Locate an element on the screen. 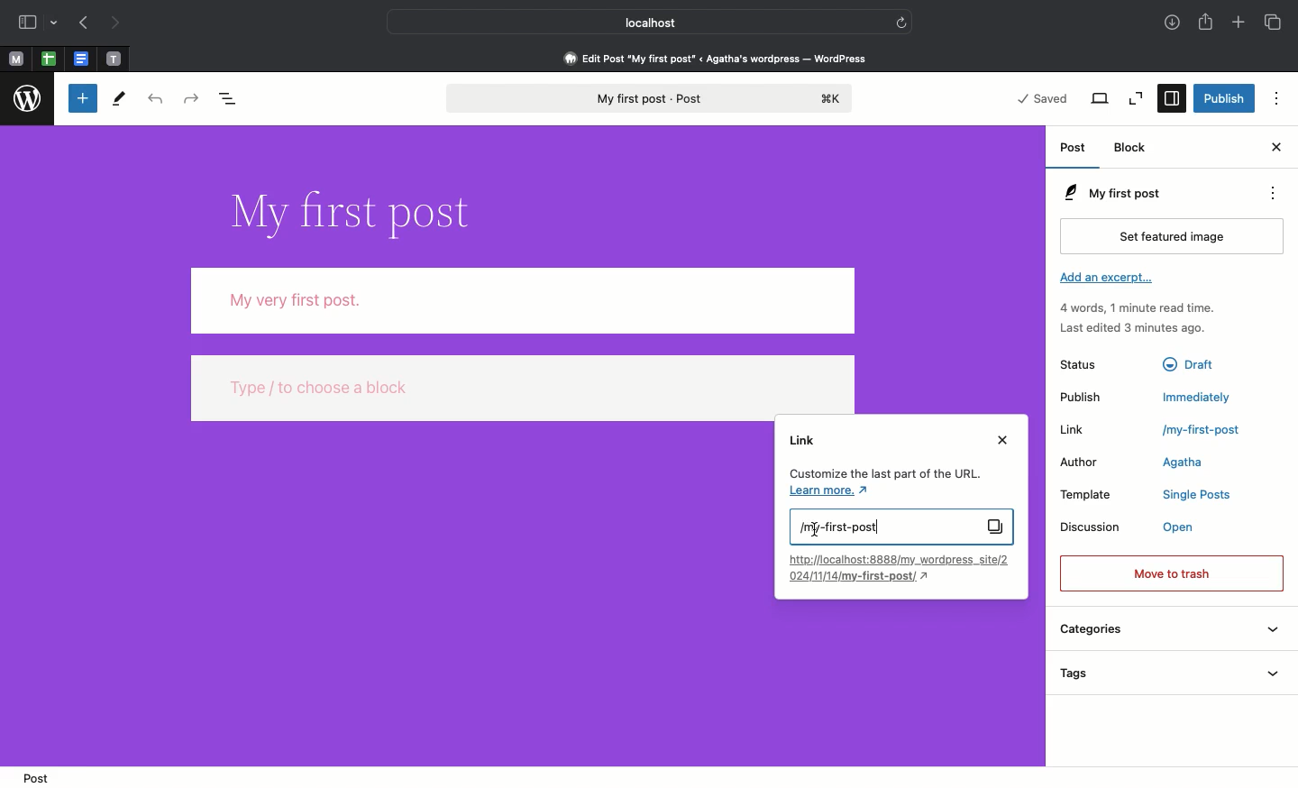  Post is located at coordinates (1074, 148).